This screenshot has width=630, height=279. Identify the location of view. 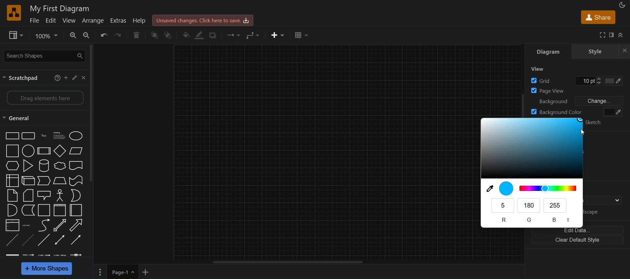
(16, 35).